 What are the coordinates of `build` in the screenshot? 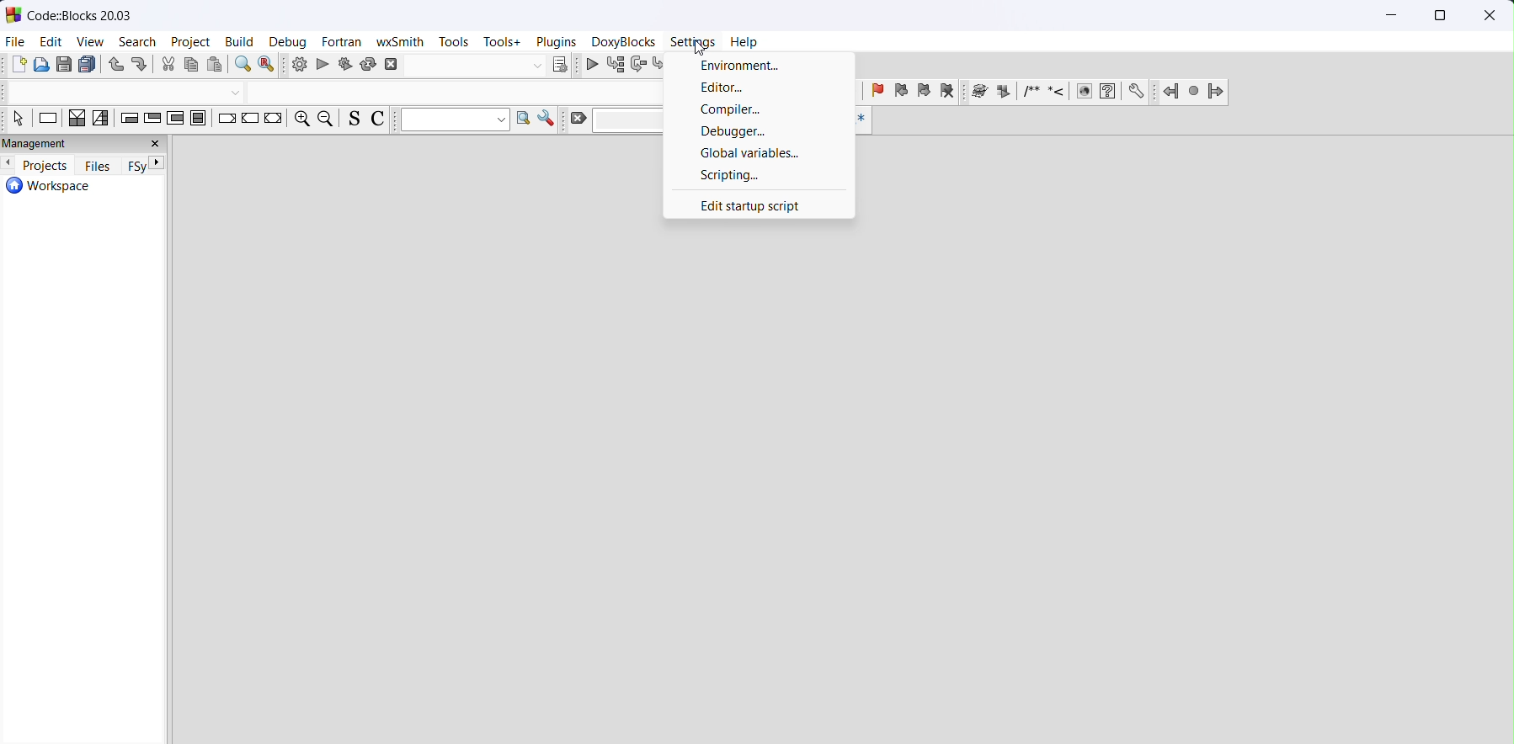 It's located at (241, 43).